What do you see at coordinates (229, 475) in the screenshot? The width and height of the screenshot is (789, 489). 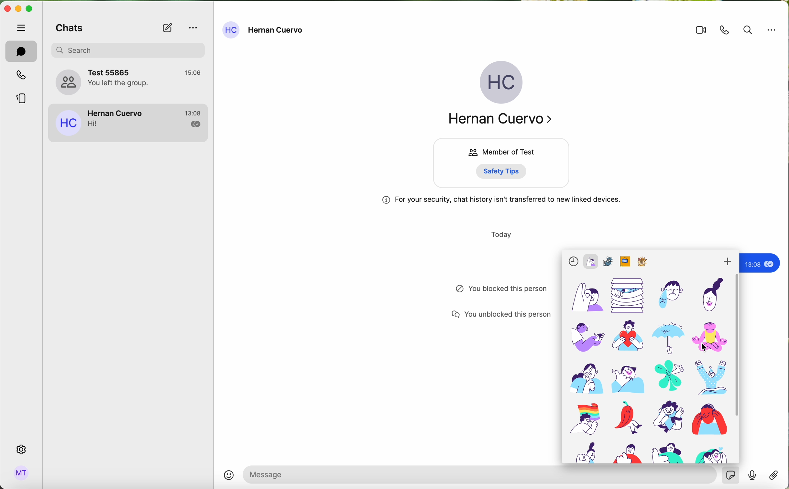 I see `emoji` at bounding box center [229, 475].